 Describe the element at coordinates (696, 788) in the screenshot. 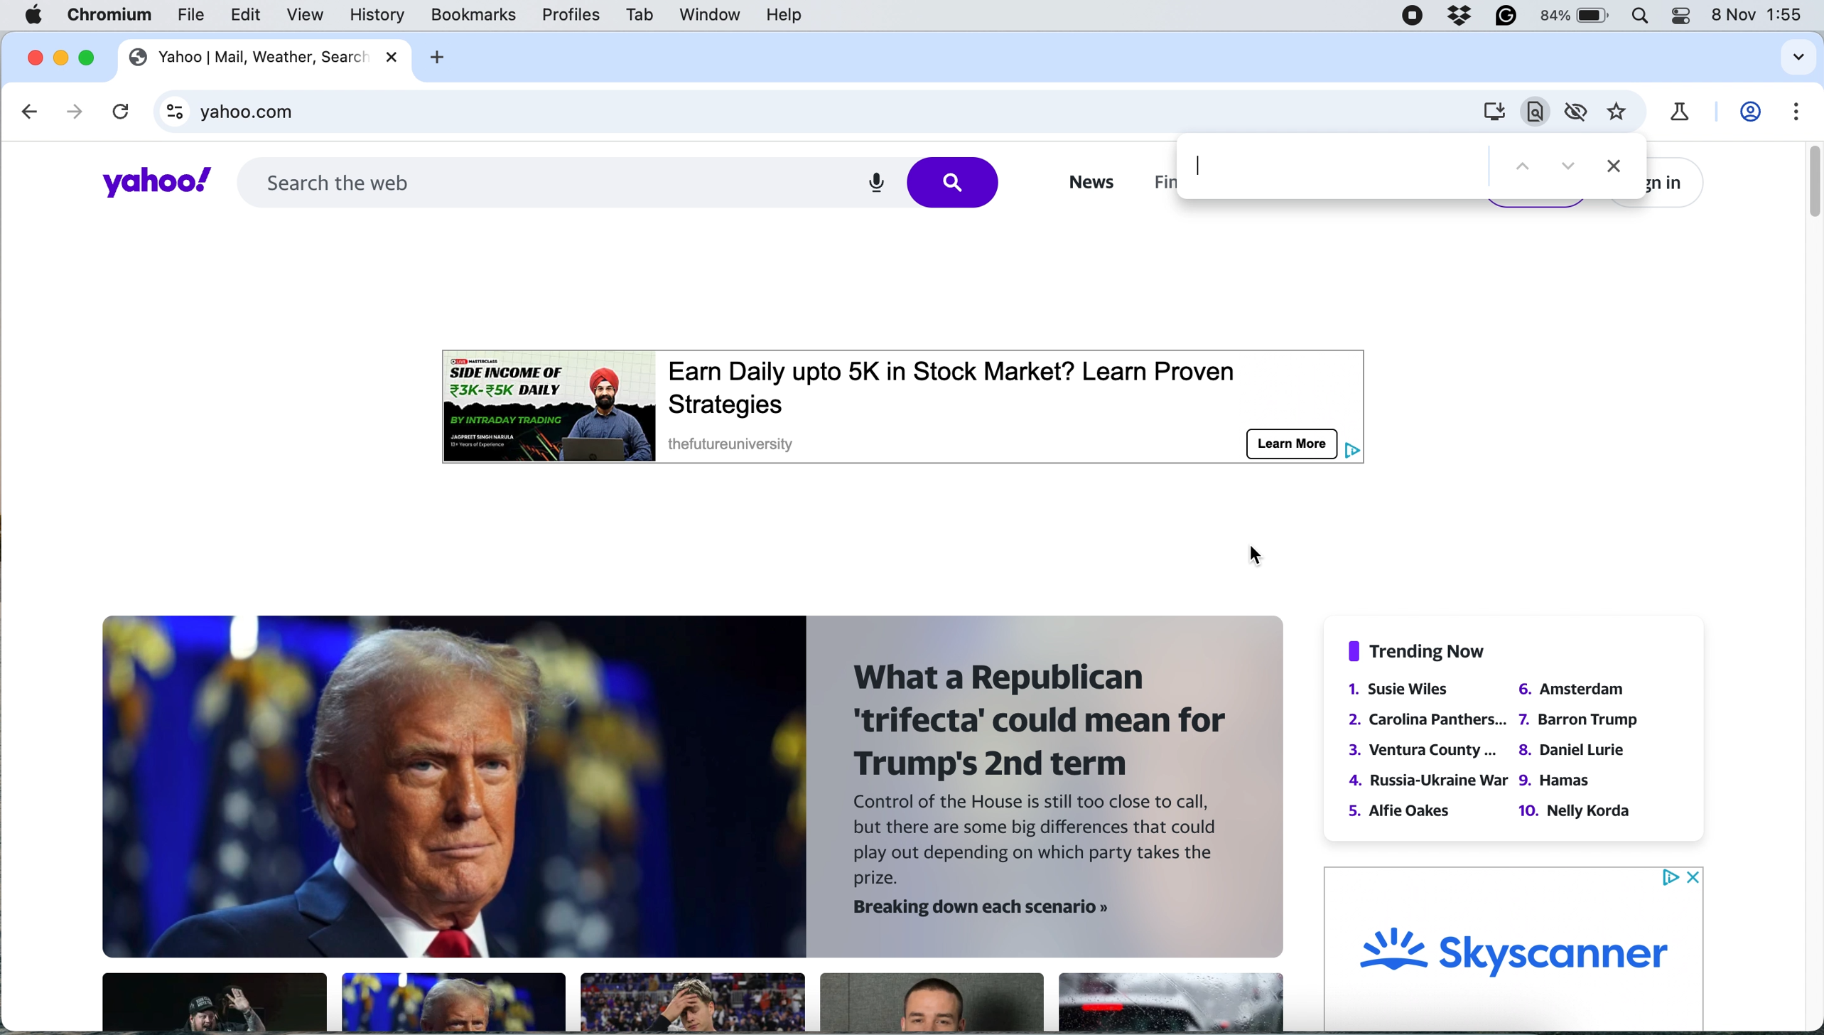

I see `news` at that location.